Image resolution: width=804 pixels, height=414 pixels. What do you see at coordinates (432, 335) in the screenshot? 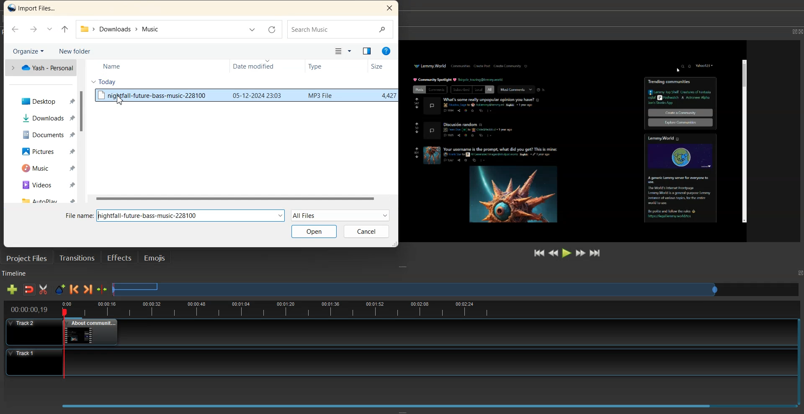
I see `Track 1` at bounding box center [432, 335].